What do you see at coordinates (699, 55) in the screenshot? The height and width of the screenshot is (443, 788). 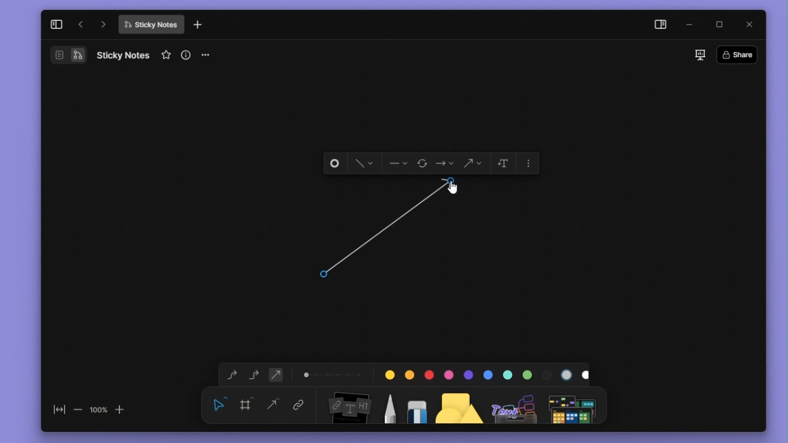 I see `slideshow` at bounding box center [699, 55].